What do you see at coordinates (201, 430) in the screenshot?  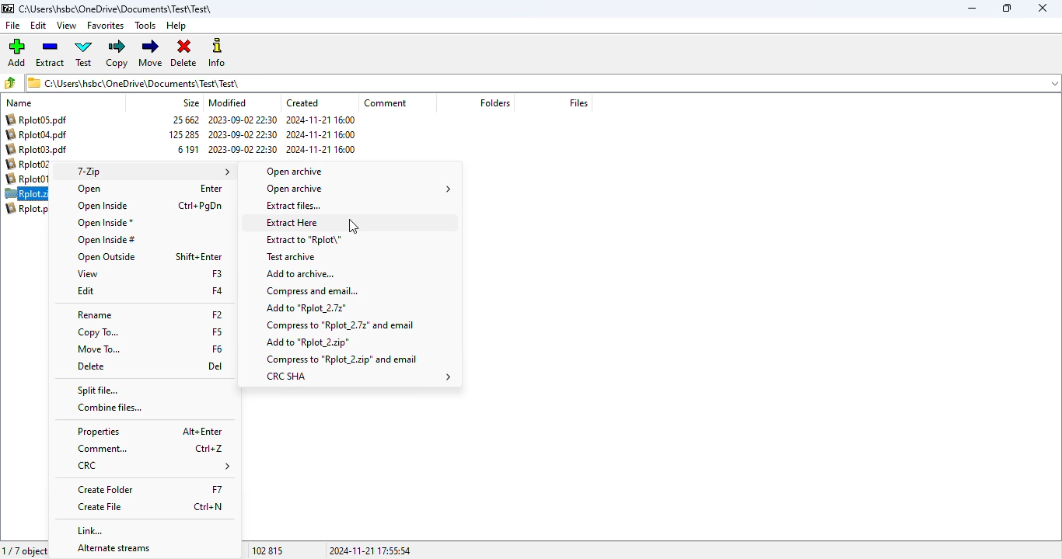 I see `Alt+Enter` at bounding box center [201, 430].